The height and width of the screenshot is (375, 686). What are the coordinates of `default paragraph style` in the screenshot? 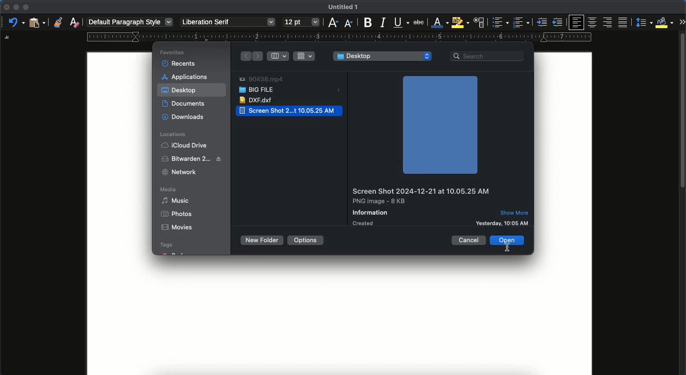 It's located at (131, 22).